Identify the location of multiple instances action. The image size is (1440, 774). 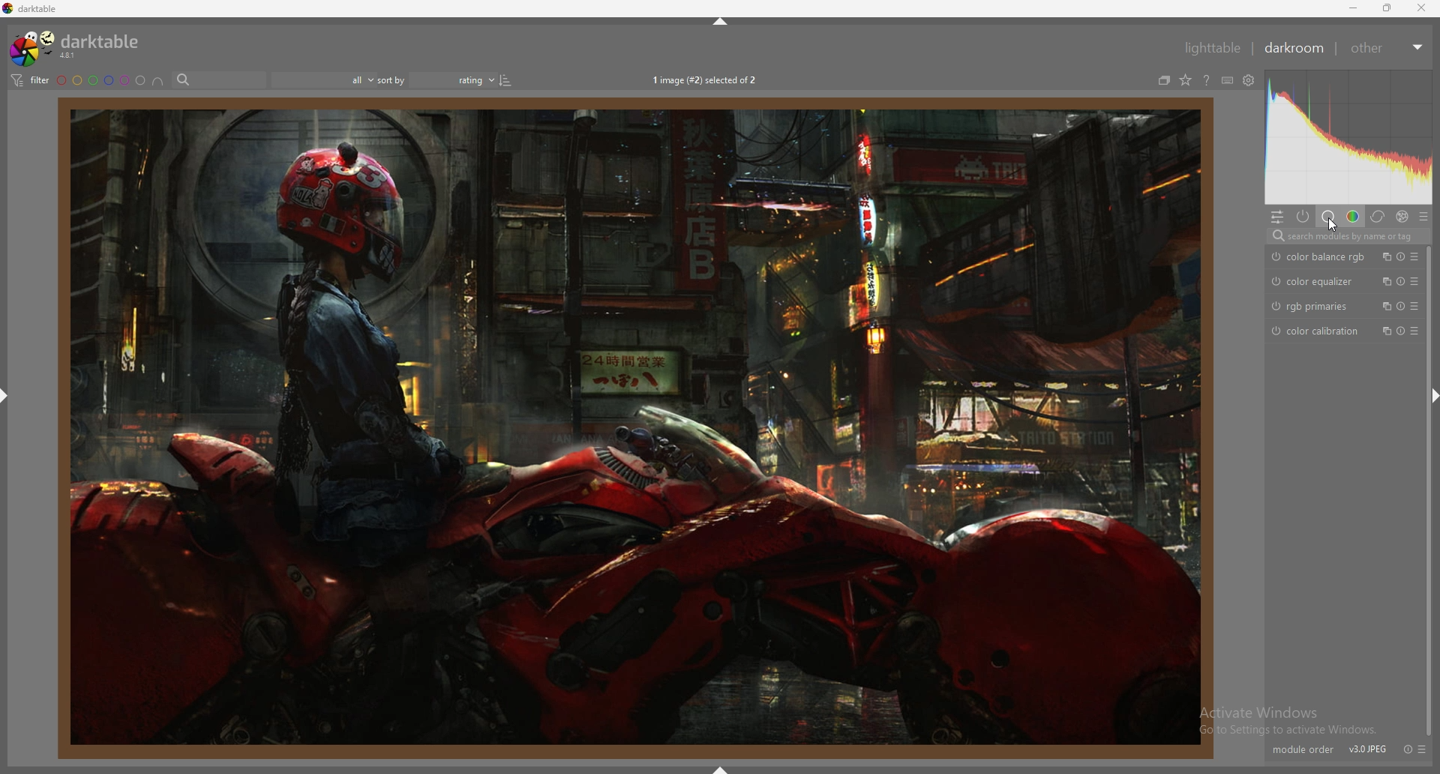
(1385, 281).